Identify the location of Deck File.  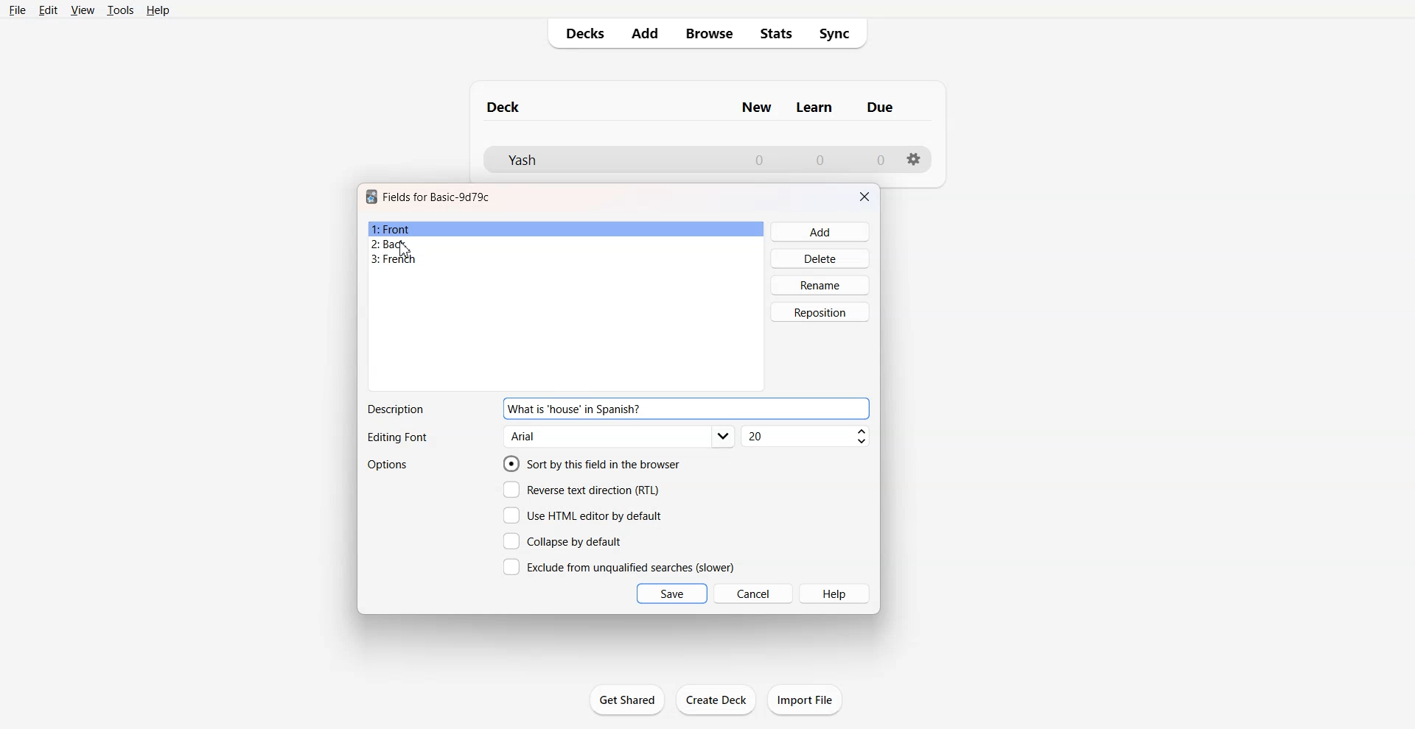
(604, 160).